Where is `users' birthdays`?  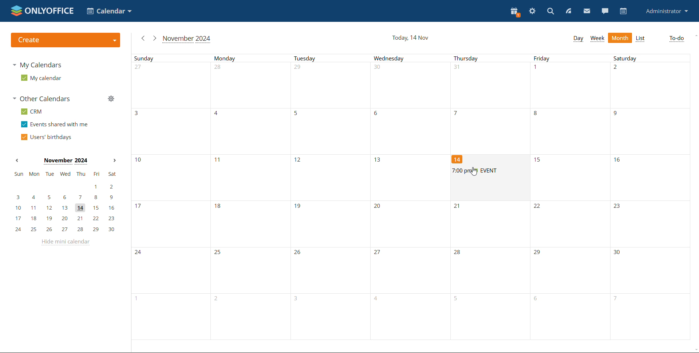
users' birthdays is located at coordinates (46, 138).